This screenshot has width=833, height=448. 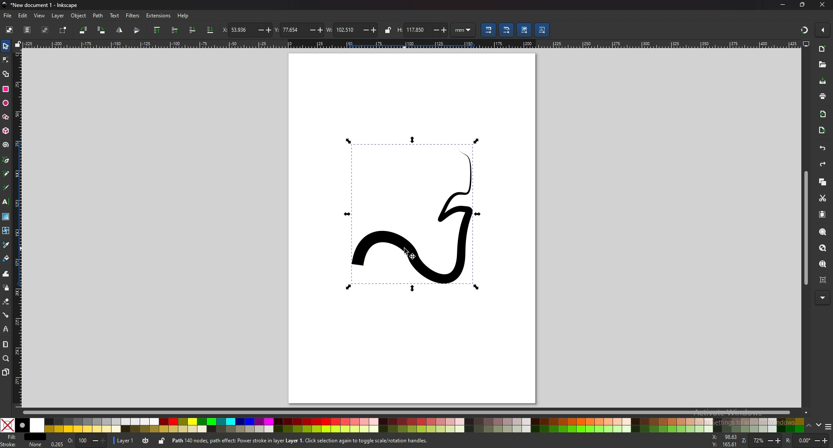 What do you see at coordinates (823, 96) in the screenshot?
I see `print` at bounding box center [823, 96].